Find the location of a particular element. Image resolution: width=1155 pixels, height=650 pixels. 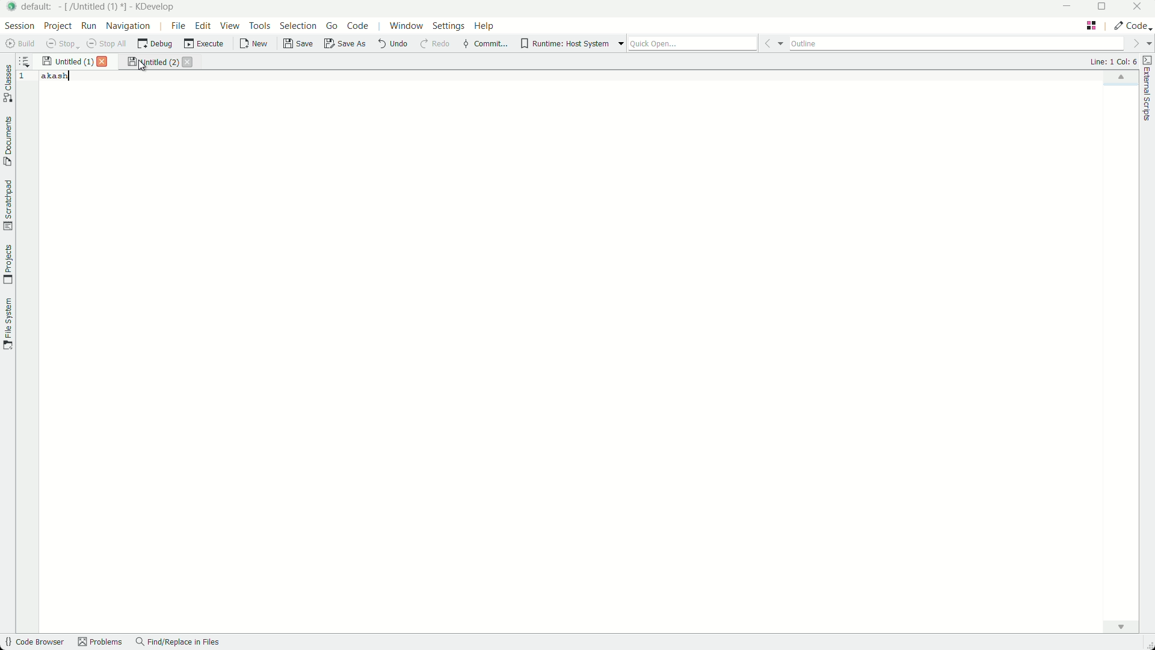

edit menu is located at coordinates (203, 26).